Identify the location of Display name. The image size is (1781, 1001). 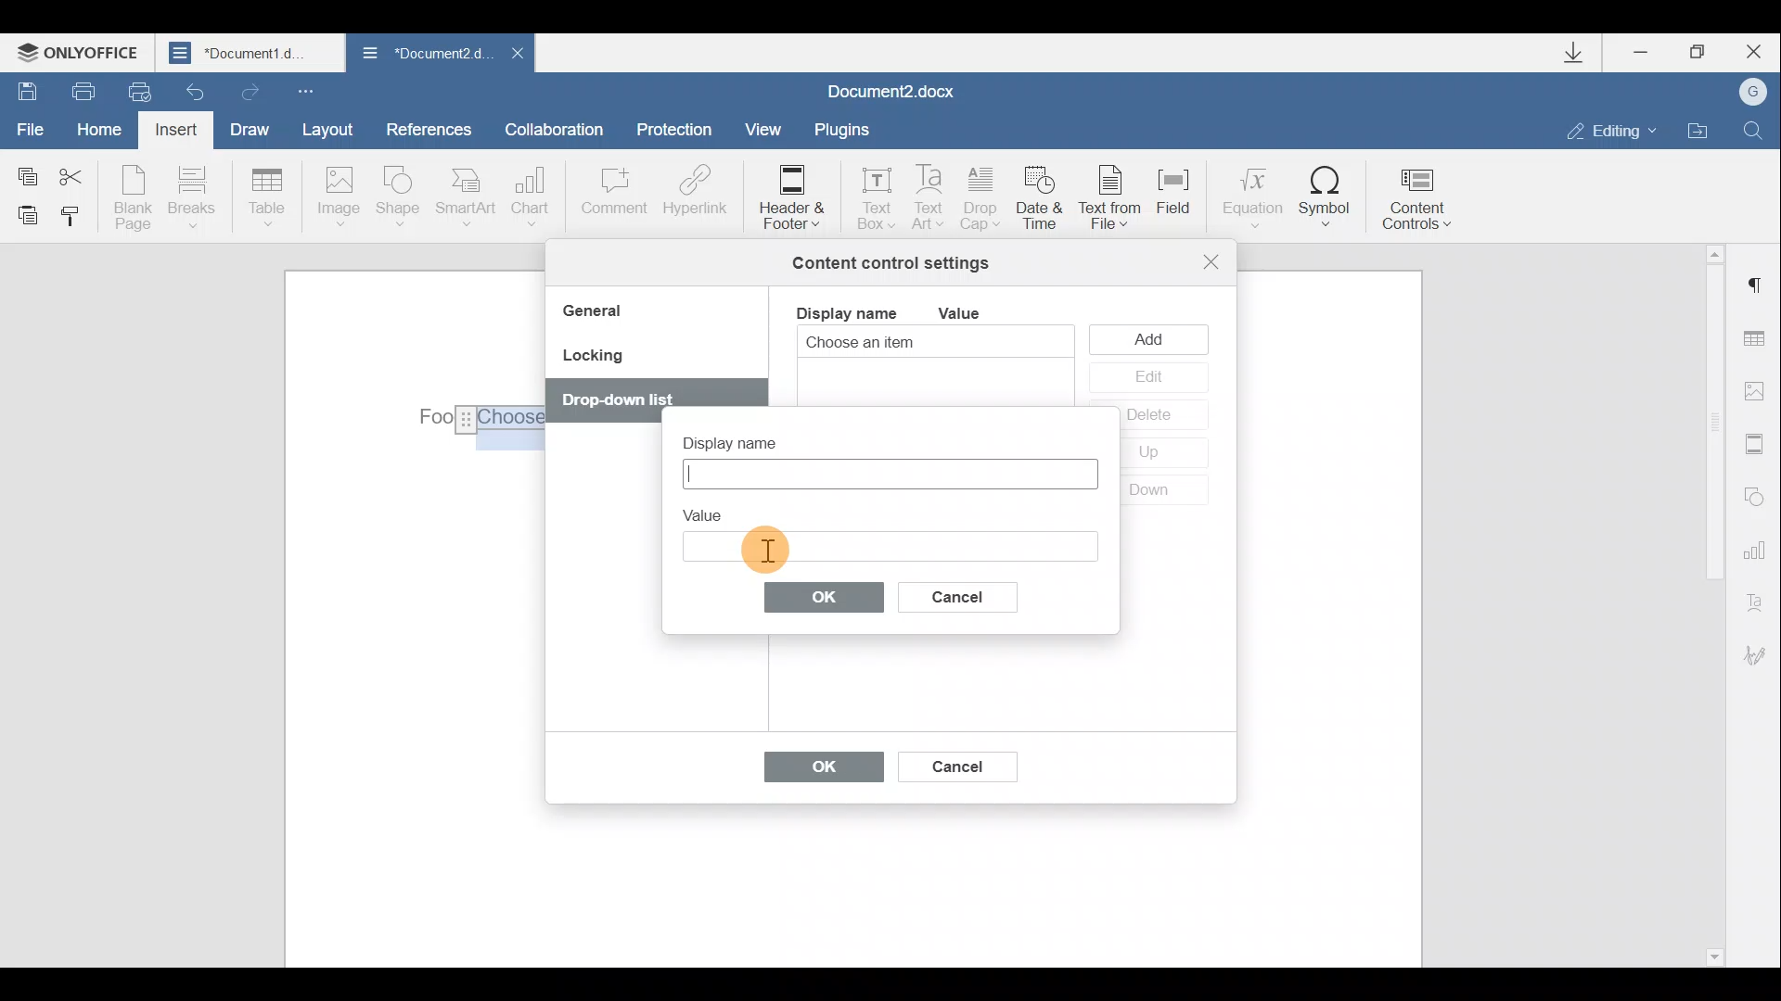
(845, 311).